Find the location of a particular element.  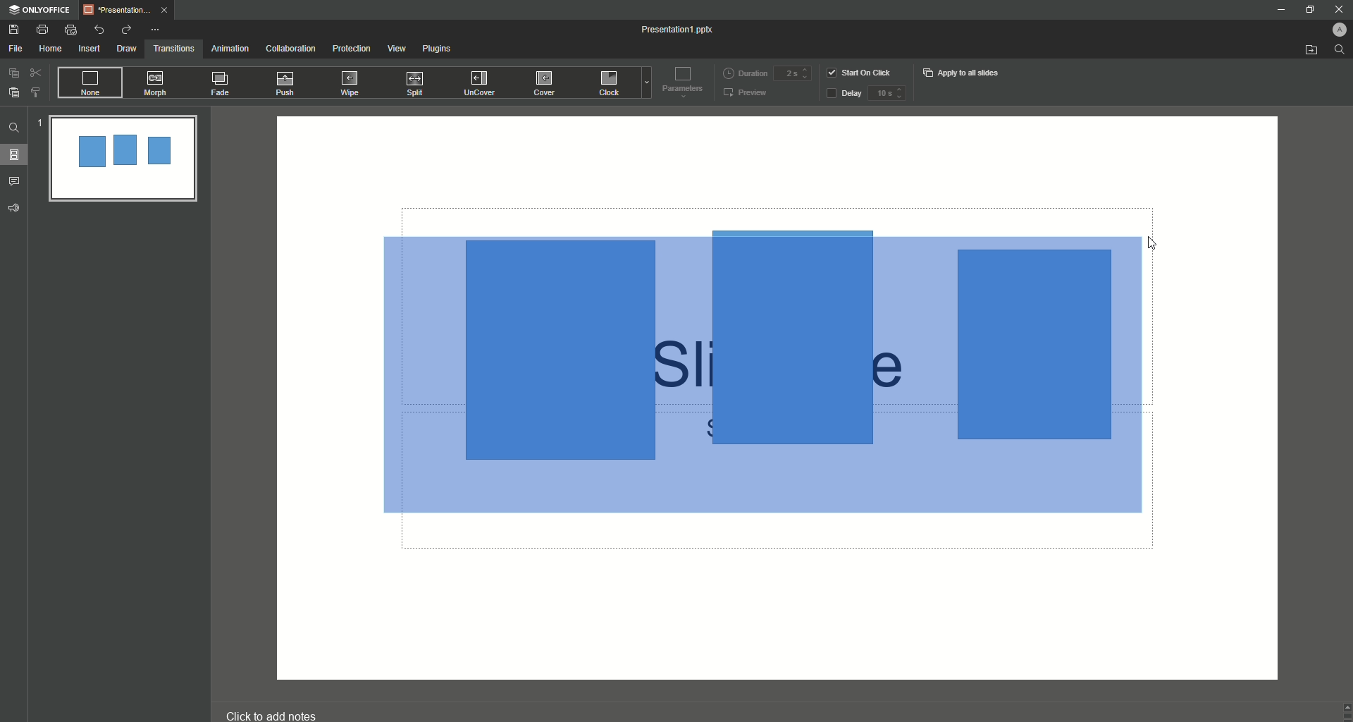

Minimize is located at coordinates (1280, 11).